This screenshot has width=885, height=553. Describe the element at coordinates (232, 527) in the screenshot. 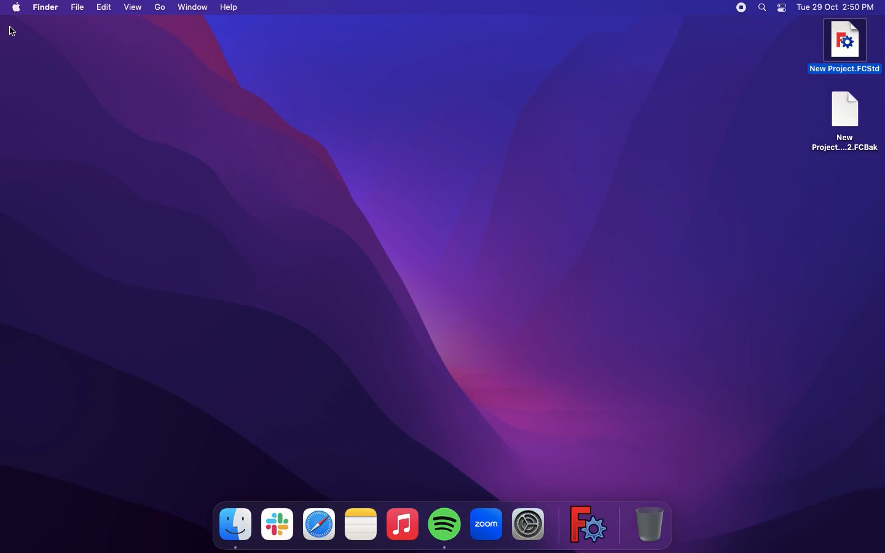

I see `Finder` at that location.